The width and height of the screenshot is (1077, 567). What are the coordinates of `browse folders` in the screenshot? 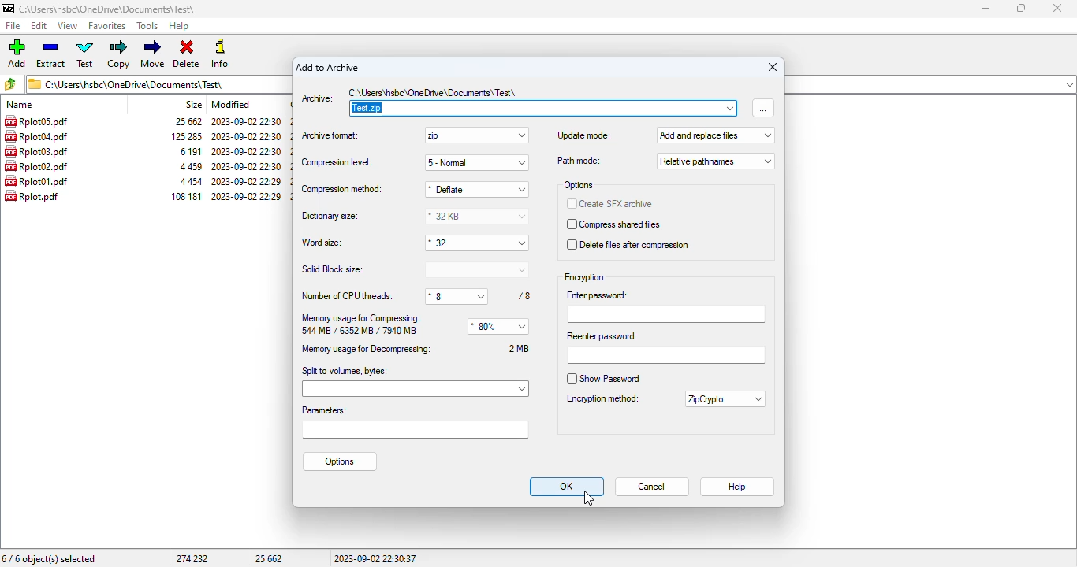 It's located at (12, 83).